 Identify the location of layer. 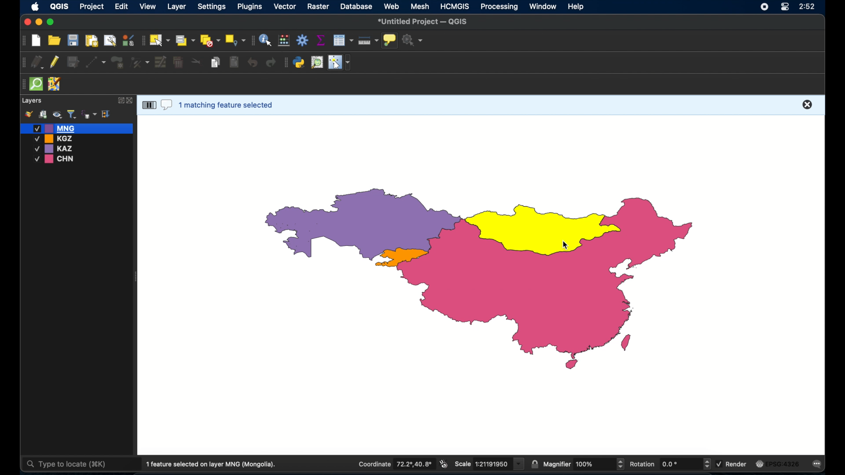
(176, 7).